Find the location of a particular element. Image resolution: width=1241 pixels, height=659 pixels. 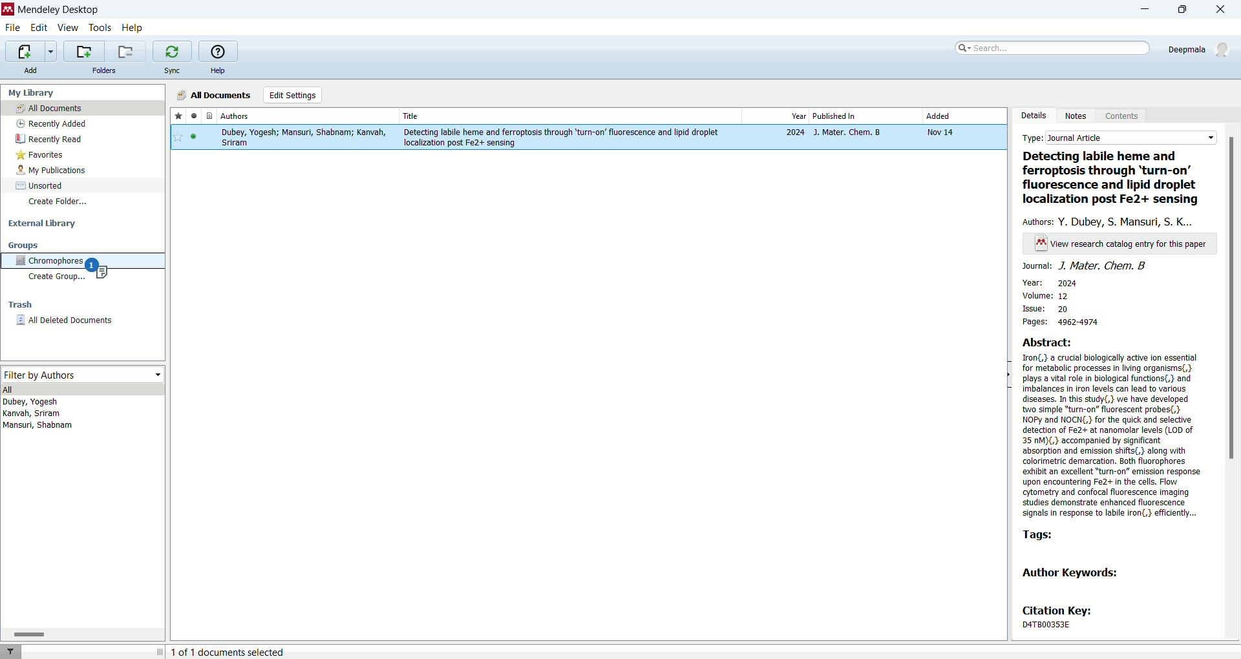

| DA4TBO03S3E is located at coordinates (1058, 624).